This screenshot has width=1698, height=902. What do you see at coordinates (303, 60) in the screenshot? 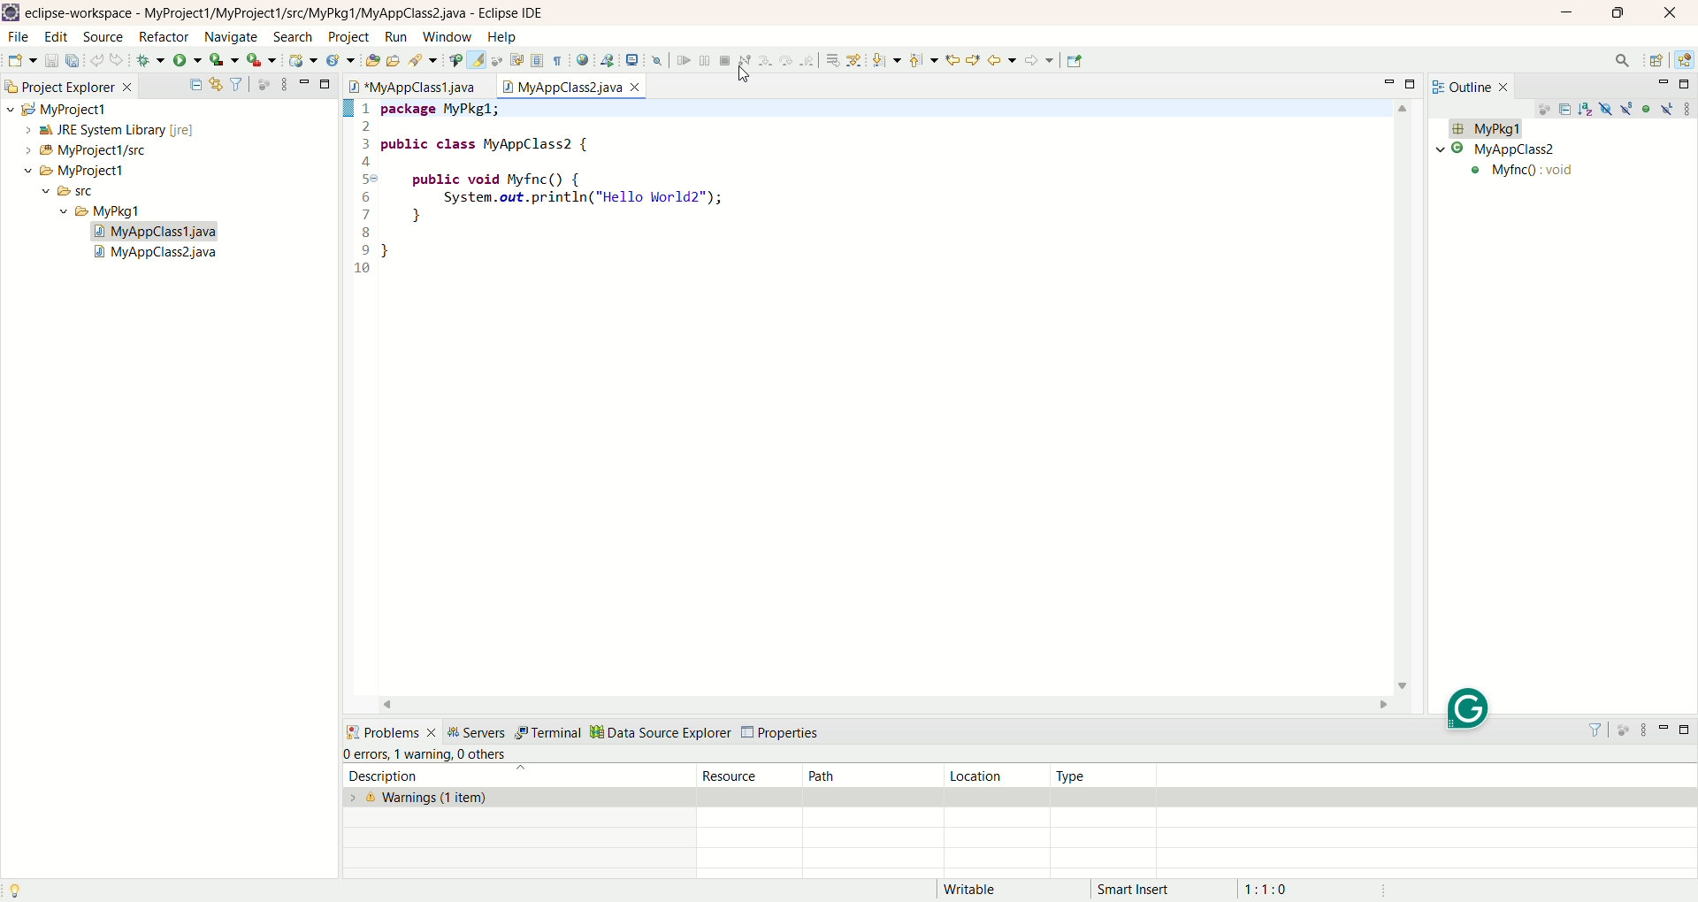
I see `create a dynamic web project` at bounding box center [303, 60].